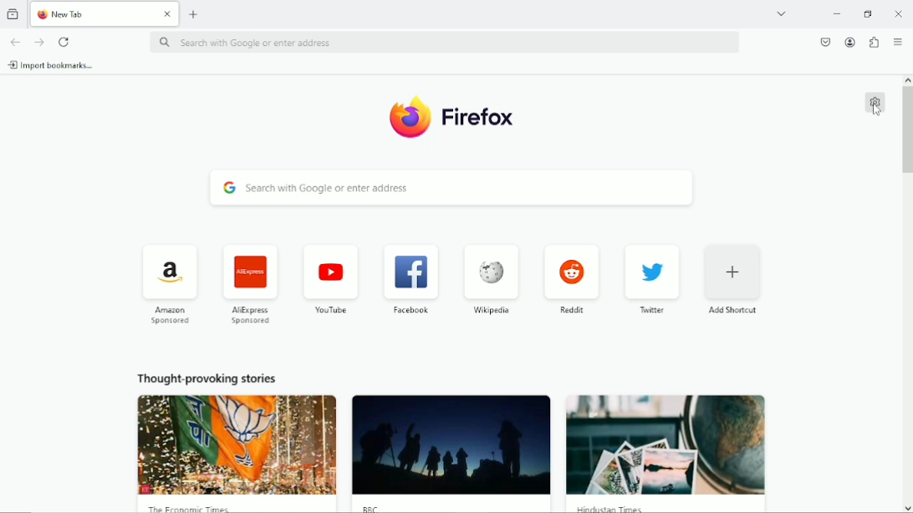 This screenshot has height=513, width=913. I want to click on List all tabs, so click(781, 13).